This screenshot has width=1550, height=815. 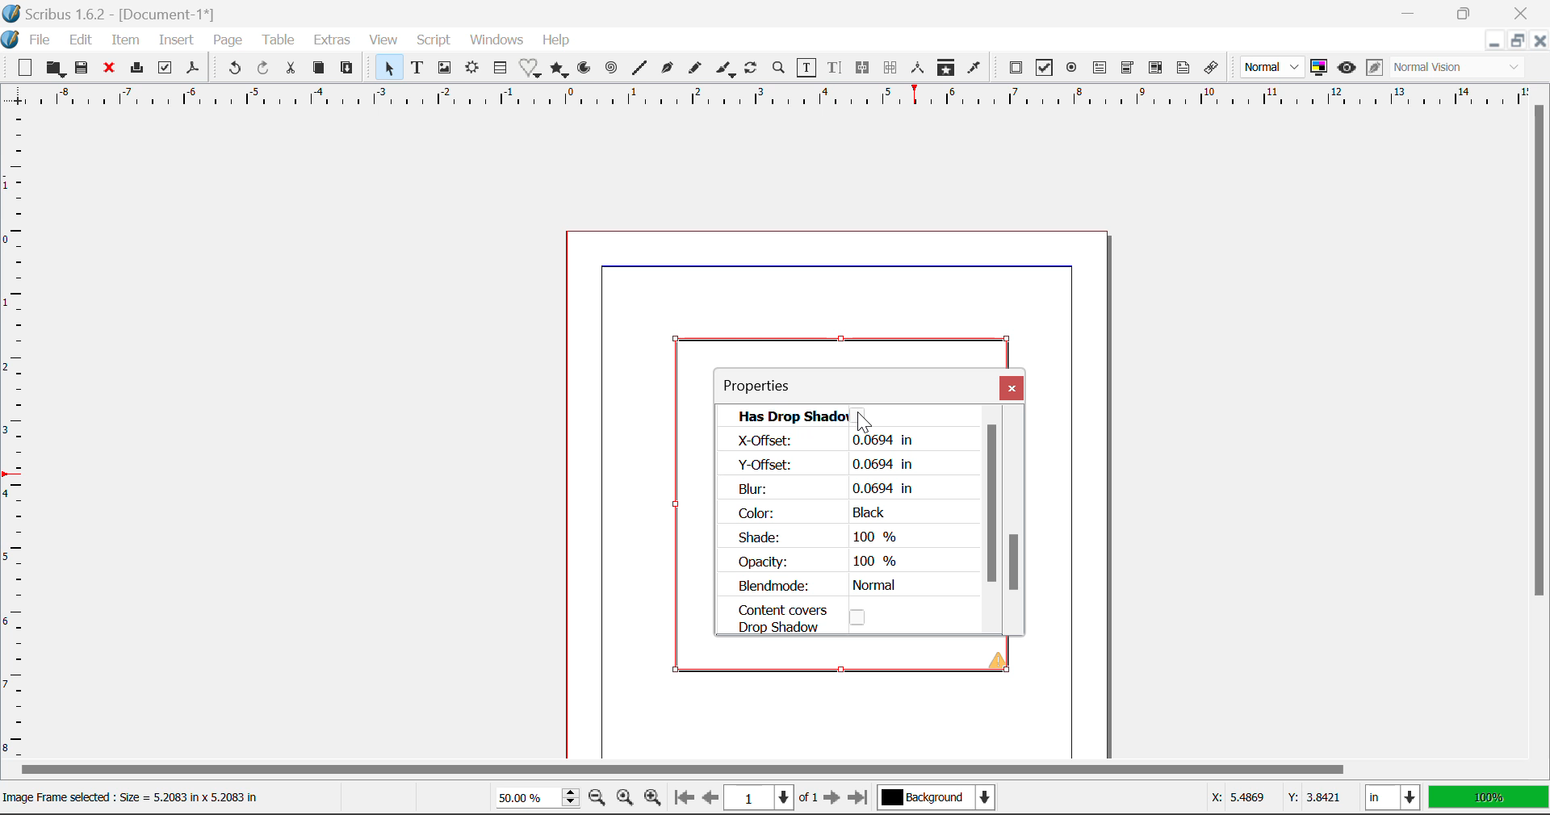 What do you see at coordinates (848, 415) in the screenshot?
I see `Has Drop Shadow` at bounding box center [848, 415].